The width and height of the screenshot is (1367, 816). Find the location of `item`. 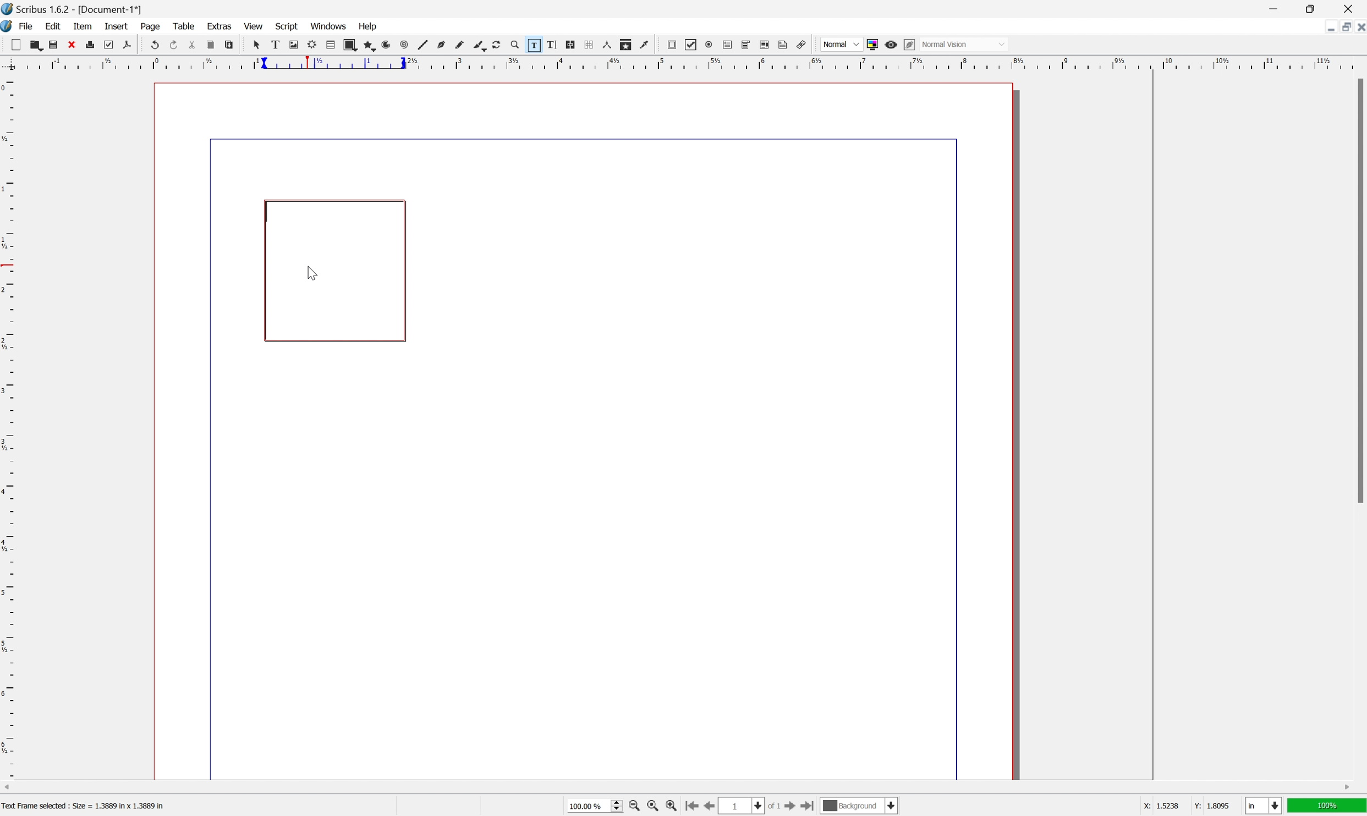

item is located at coordinates (84, 26).